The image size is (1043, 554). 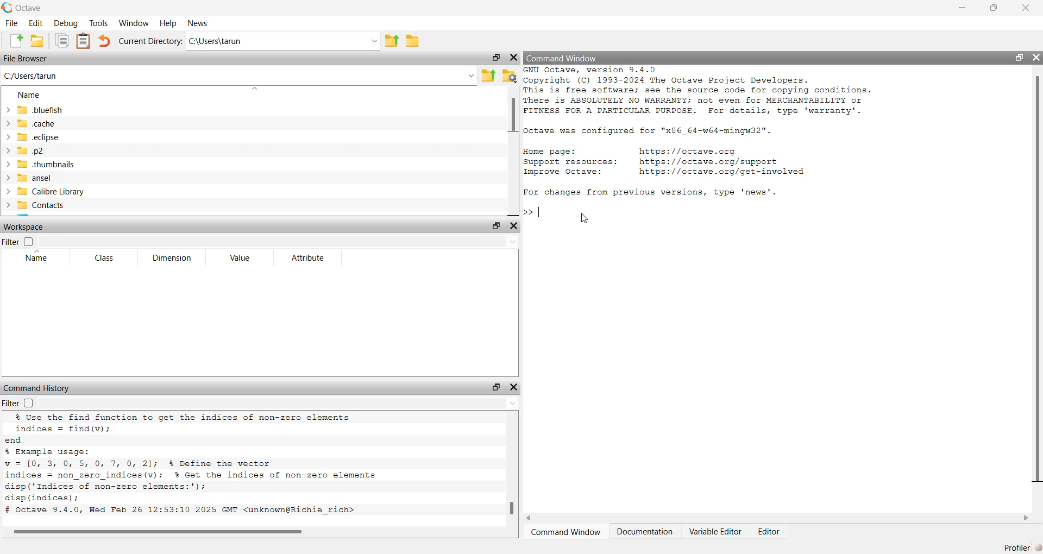 I want to click on  Command Window, so click(x=562, y=59).